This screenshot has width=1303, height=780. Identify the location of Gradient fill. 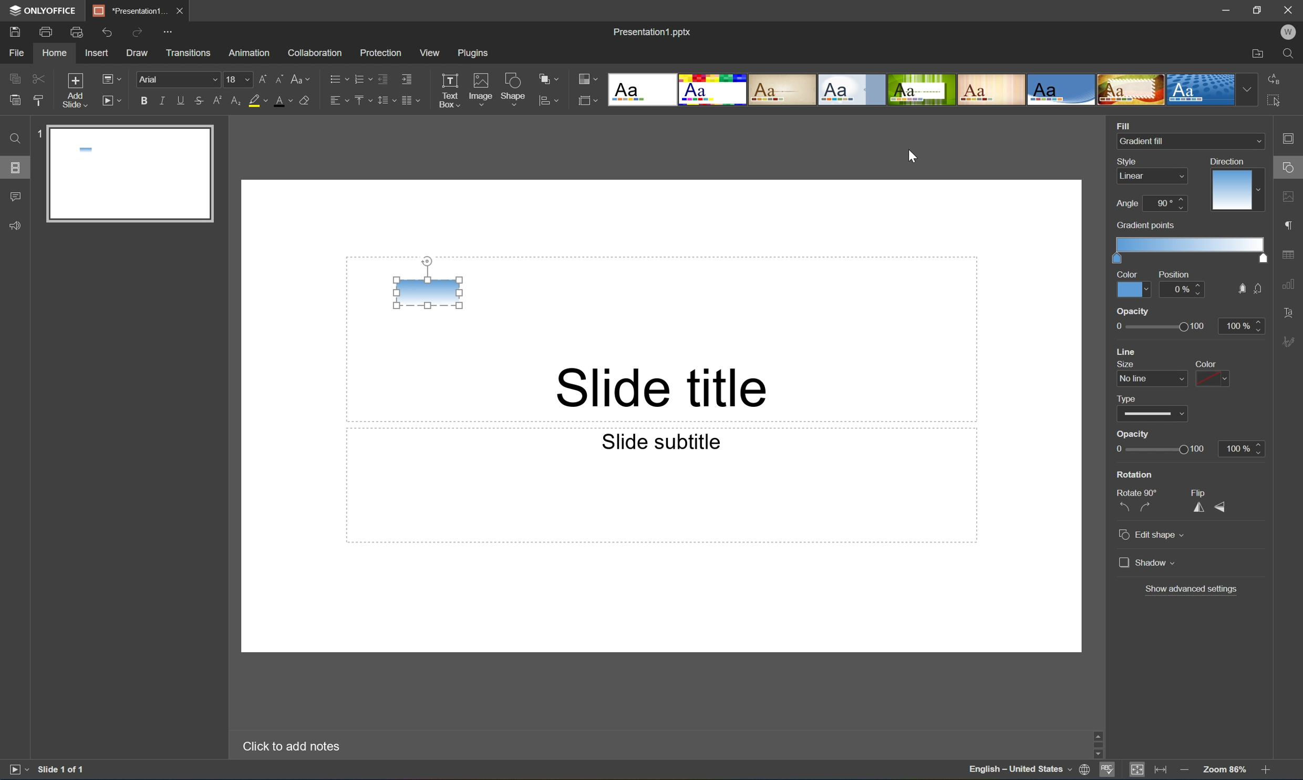
(1144, 141).